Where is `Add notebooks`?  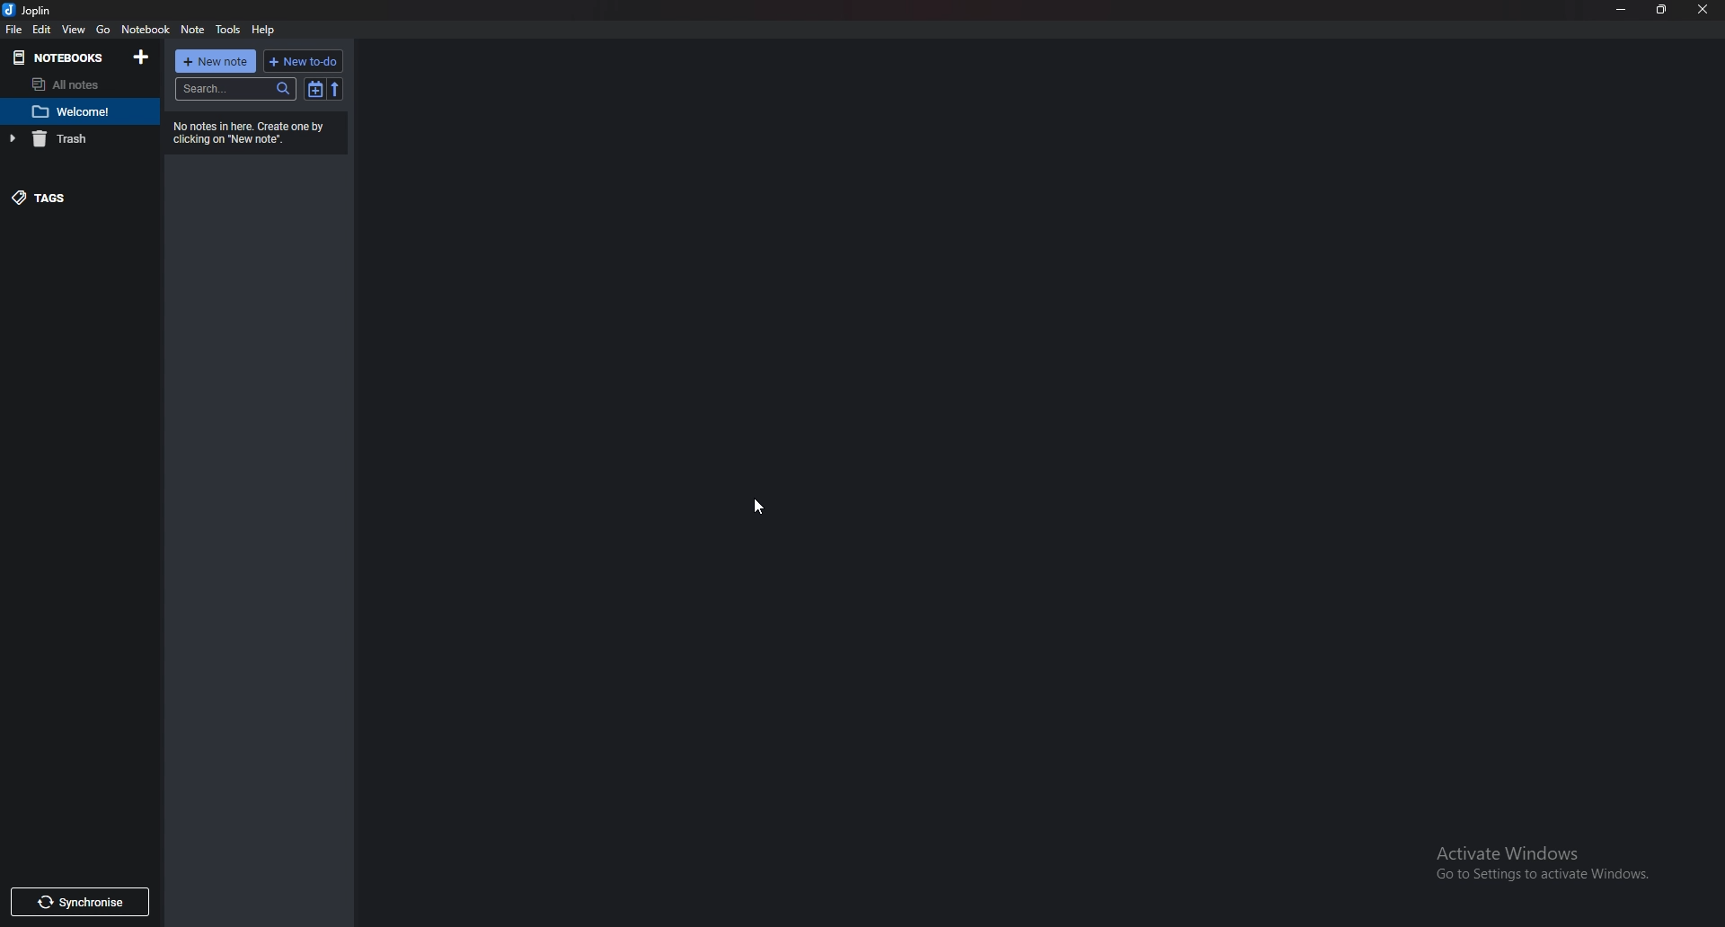 Add notebooks is located at coordinates (141, 57).